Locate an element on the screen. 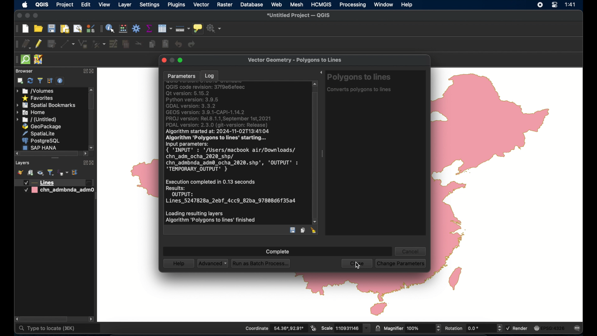 This screenshot has width=597, height=336. apple icon is located at coordinates (25, 5).